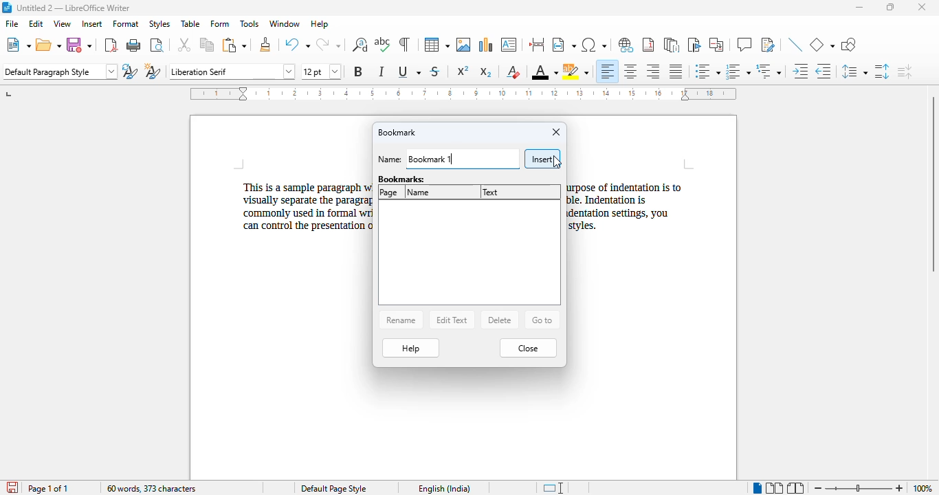  I want to click on close, so click(528, 349).